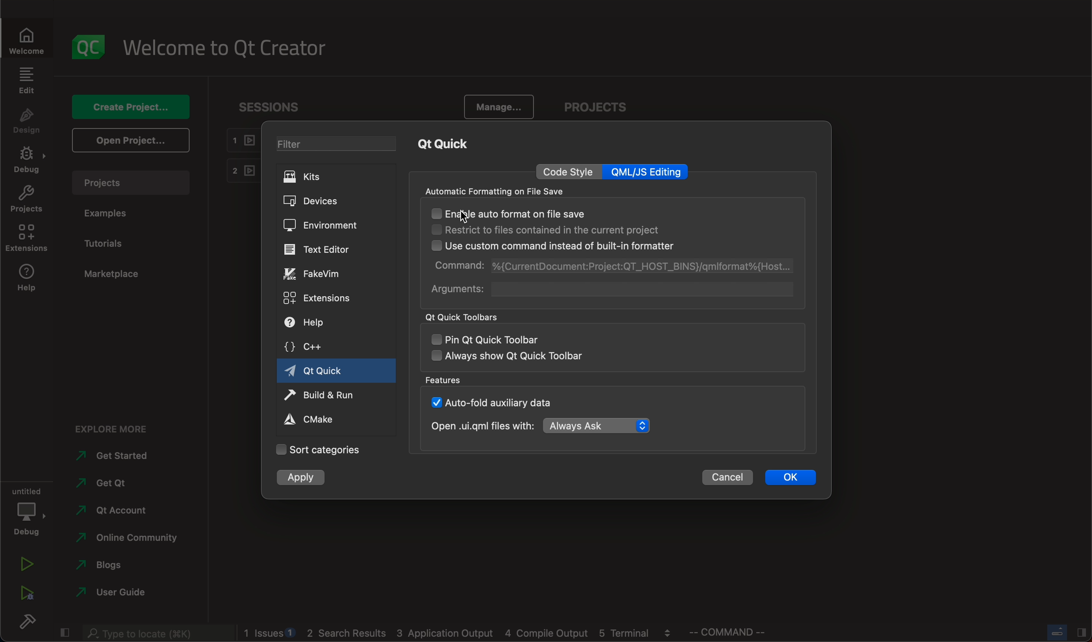  What do you see at coordinates (319, 396) in the screenshot?
I see `run` at bounding box center [319, 396].